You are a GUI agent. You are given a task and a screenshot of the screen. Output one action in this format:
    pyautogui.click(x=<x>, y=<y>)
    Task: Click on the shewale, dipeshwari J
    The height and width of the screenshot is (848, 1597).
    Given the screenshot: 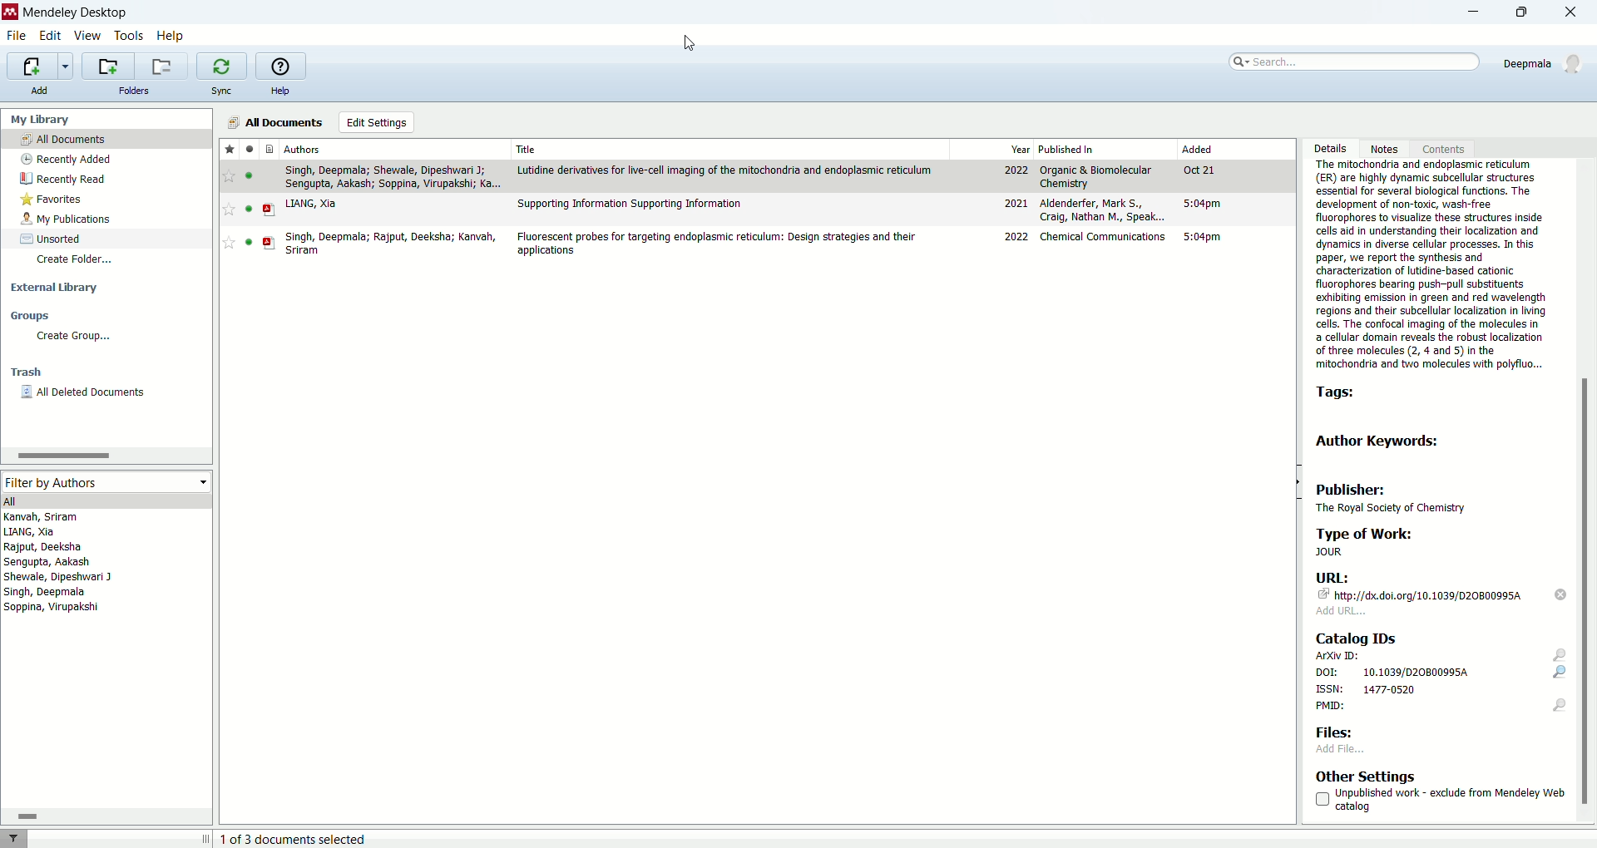 What is the action you would take?
    pyautogui.click(x=58, y=577)
    